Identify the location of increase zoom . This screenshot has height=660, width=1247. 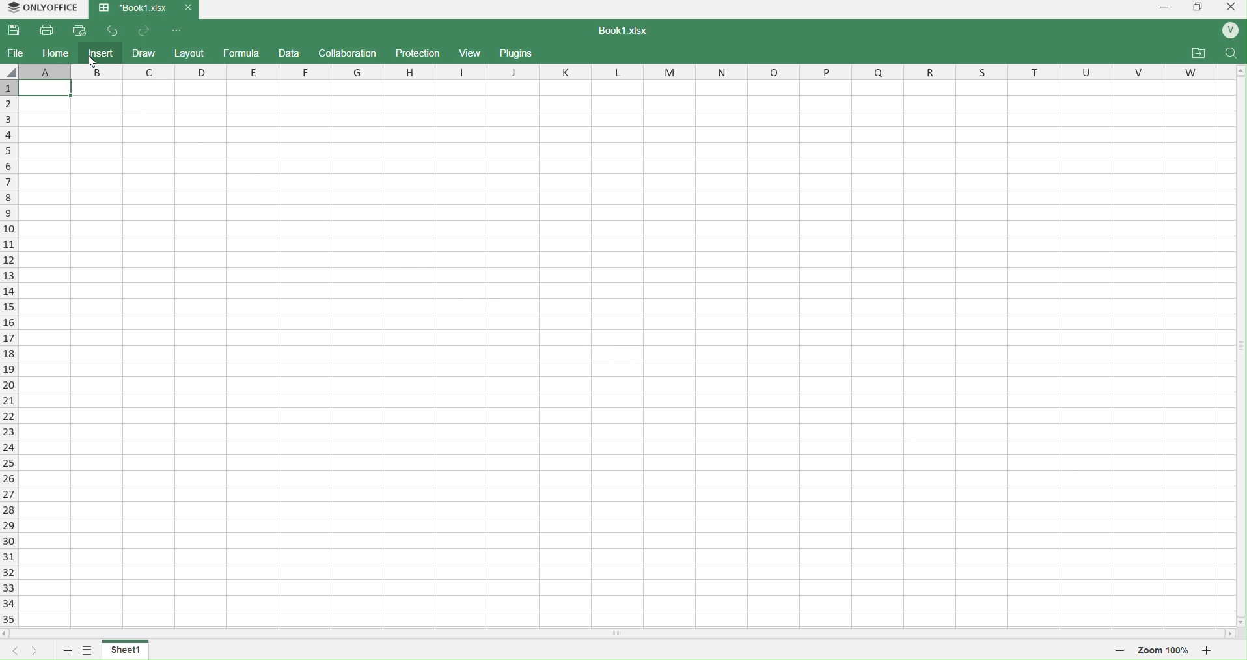
(1209, 650).